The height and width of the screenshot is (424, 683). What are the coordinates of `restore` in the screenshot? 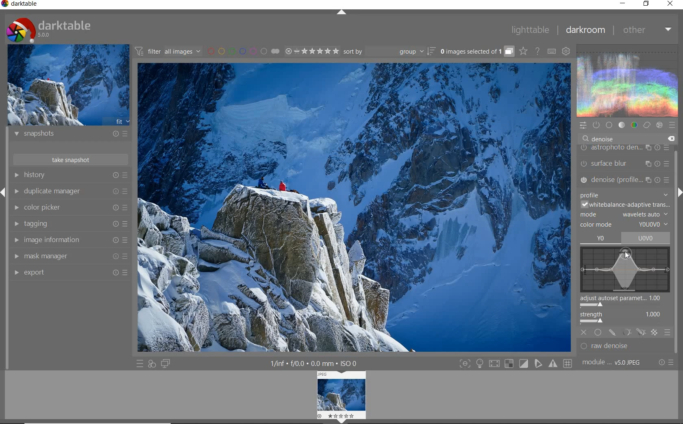 It's located at (647, 4).